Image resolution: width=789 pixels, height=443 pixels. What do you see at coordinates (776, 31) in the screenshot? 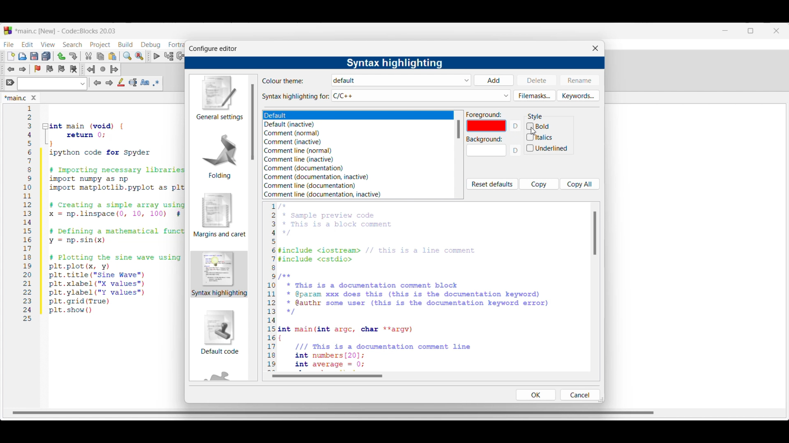
I see `Close interface` at bounding box center [776, 31].